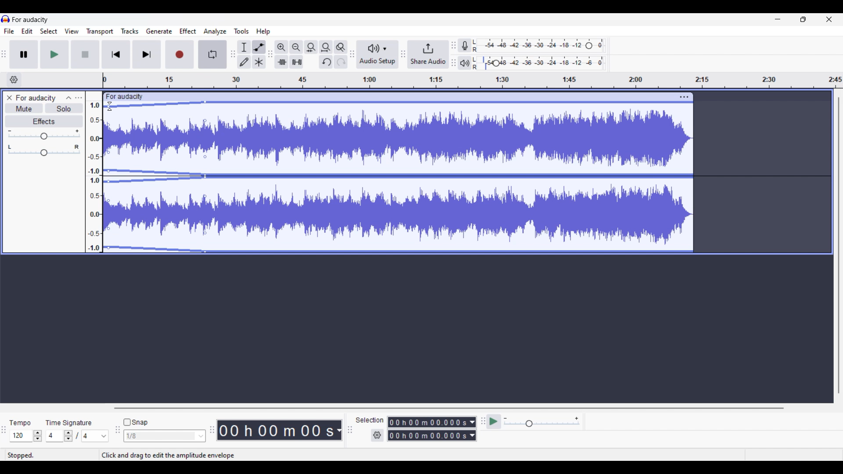 This screenshot has width=843, height=474. I want to click on Click and drag to edit the amplitude envelope, so click(167, 456).